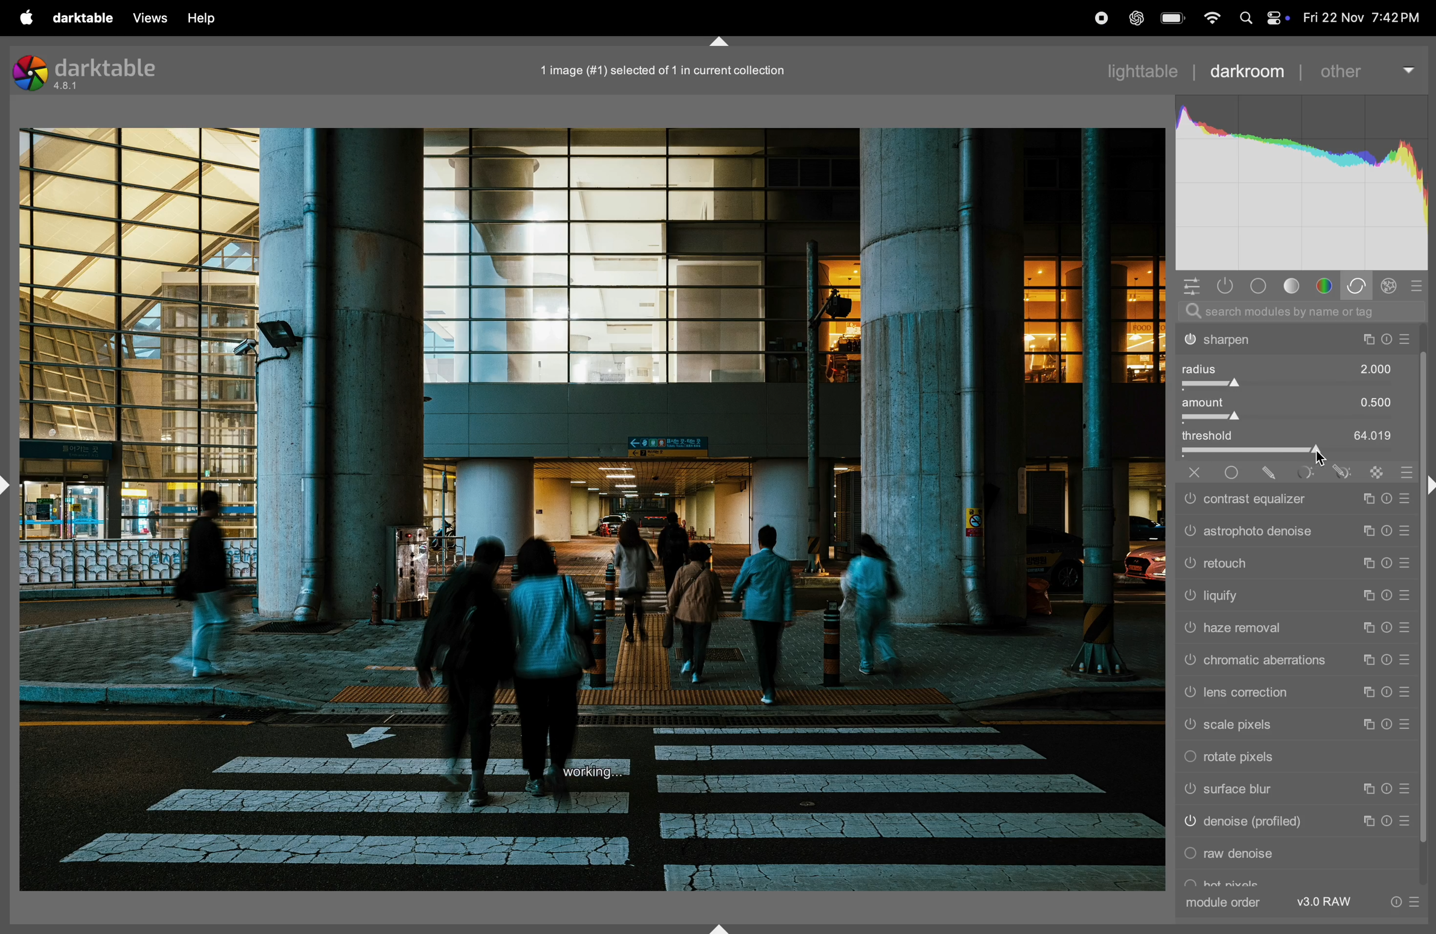  What do you see at coordinates (1406, 469) in the screenshot?
I see `reset` at bounding box center [1406, 469].